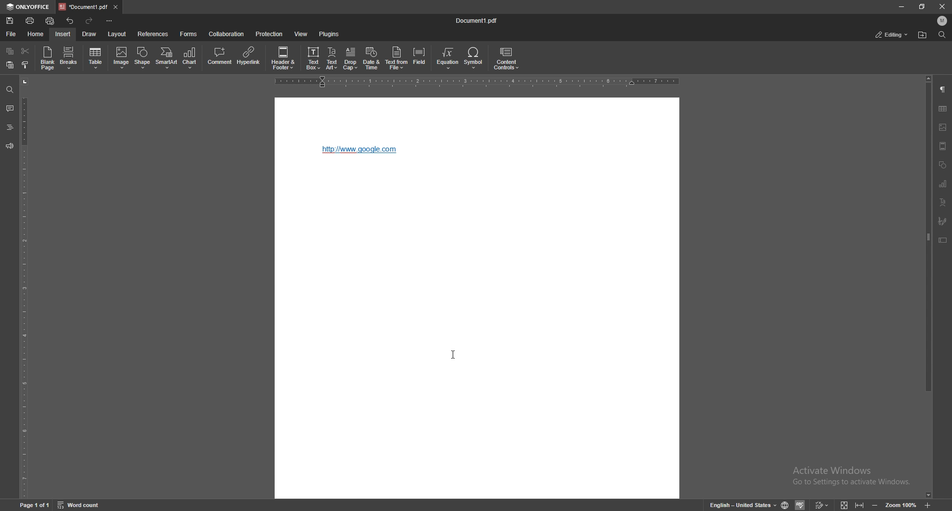 The height and width of the screenshot is (511, 952). I want to click on print, so click(31, 20).